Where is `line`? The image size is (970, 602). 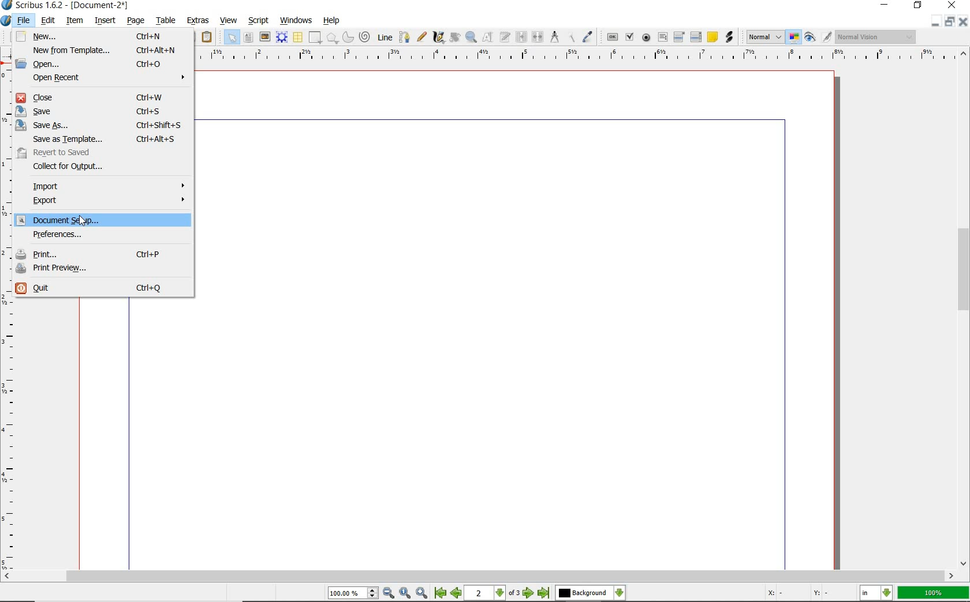
line is located at coordinates (386, 37).